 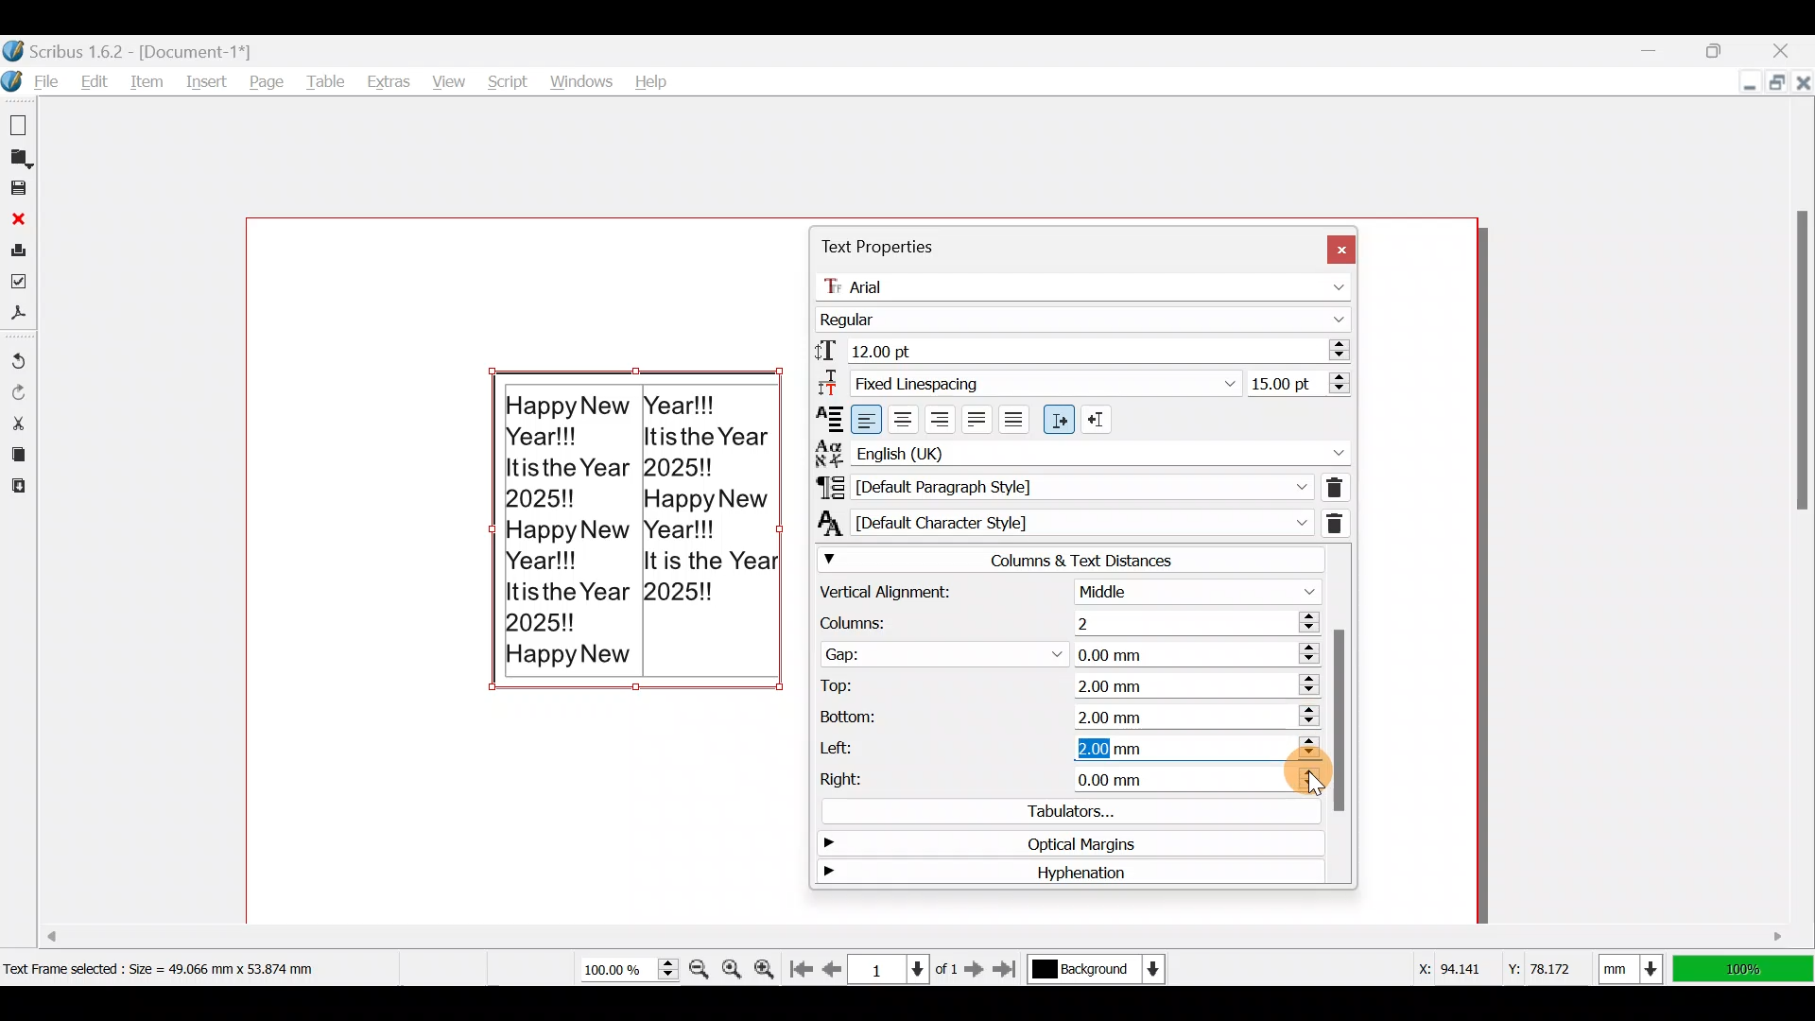 What do you see at coordinates (1452, 964) in the screenshot?
I see `X-axis dimension values` at bounding box center [1452, 964].